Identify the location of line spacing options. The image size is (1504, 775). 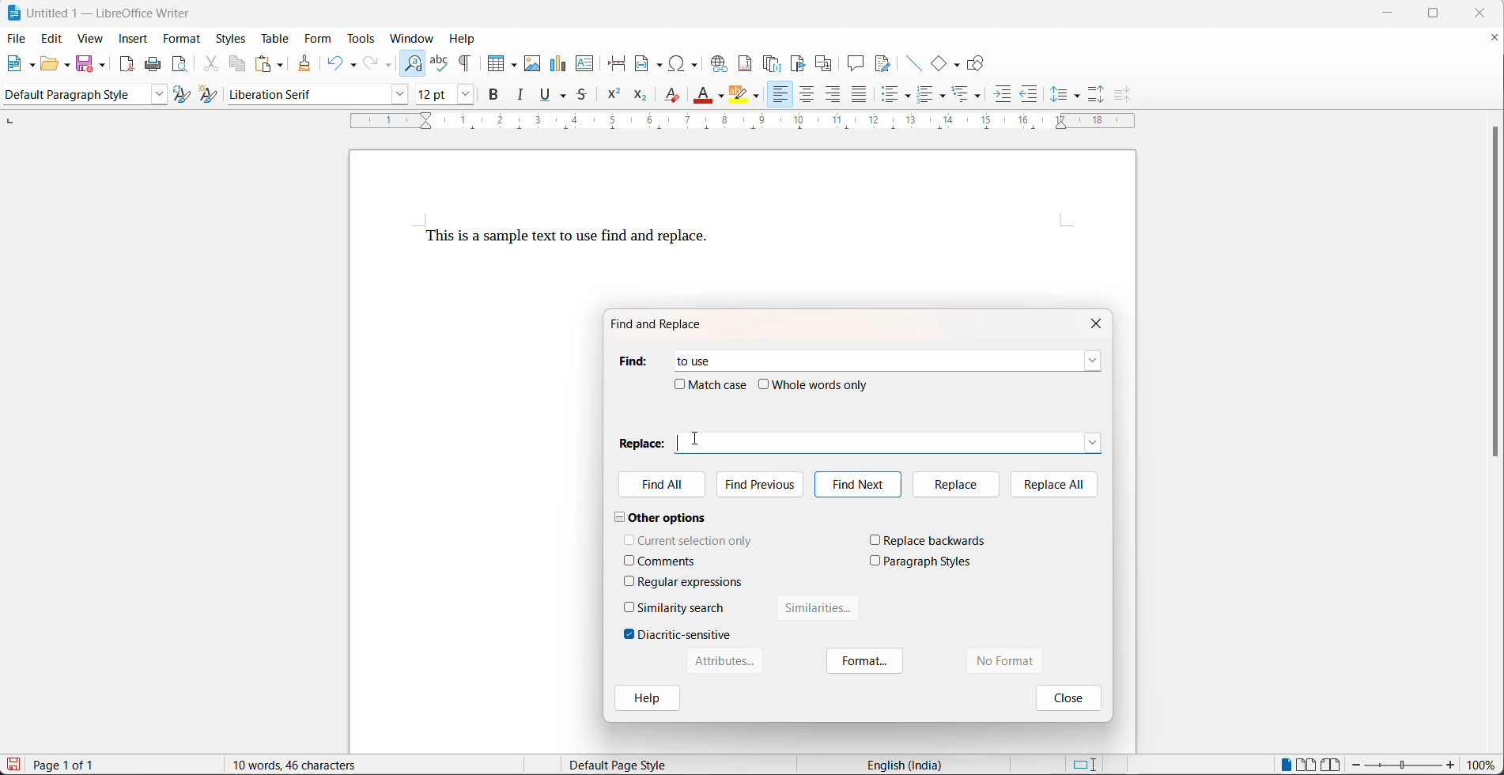
(1058, 95).